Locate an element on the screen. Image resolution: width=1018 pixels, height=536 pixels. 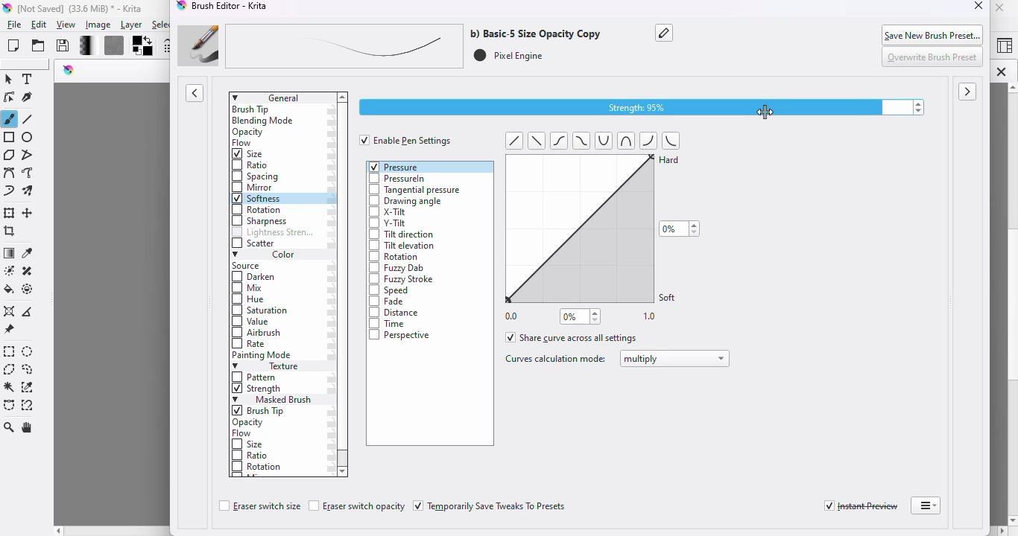
brush tip is located at coordinates (261, 411).